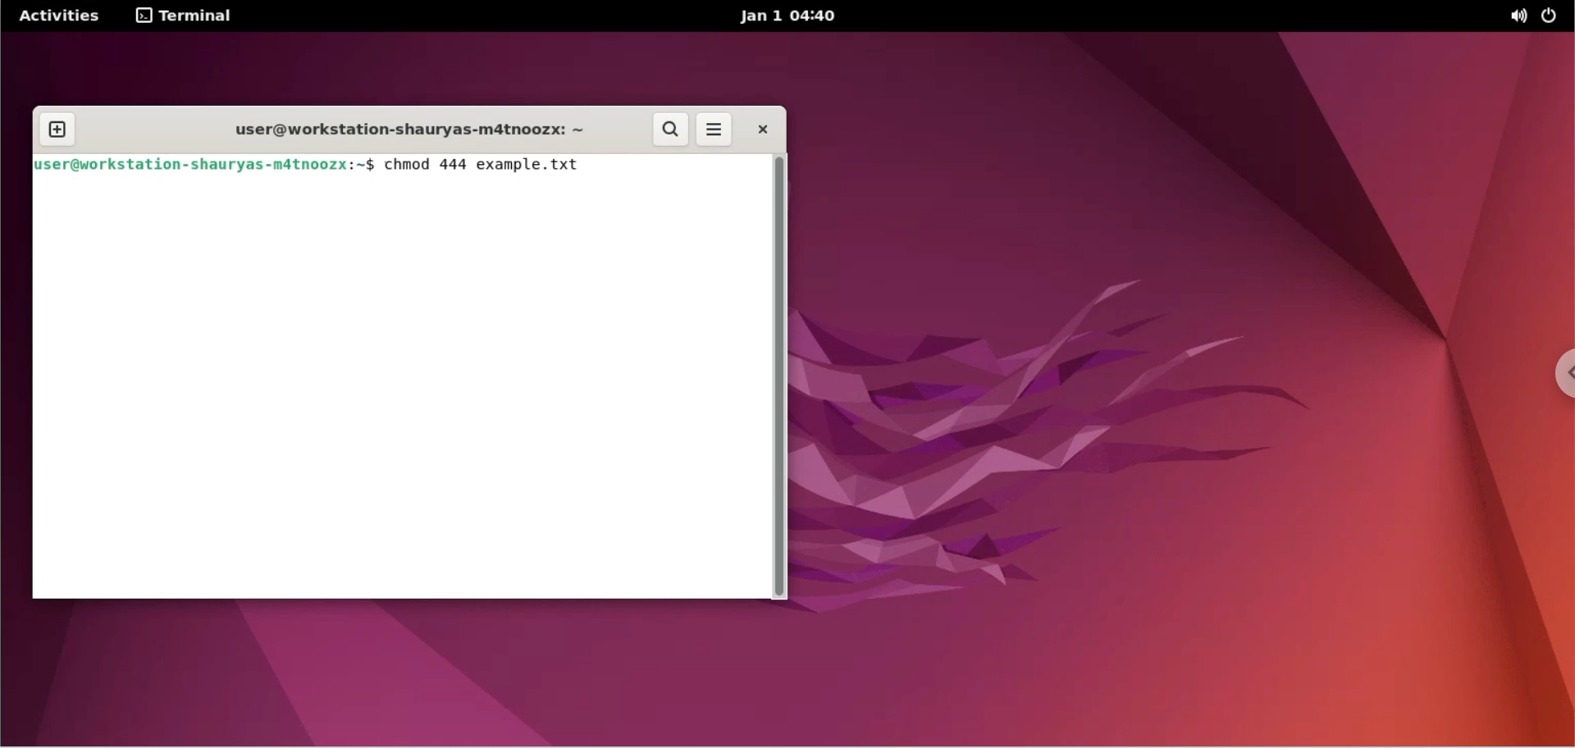  What do you see at coordinates (795, 16) in the screenshot?
I see `Jan 1 04:40` at bounding box center [795, 16].